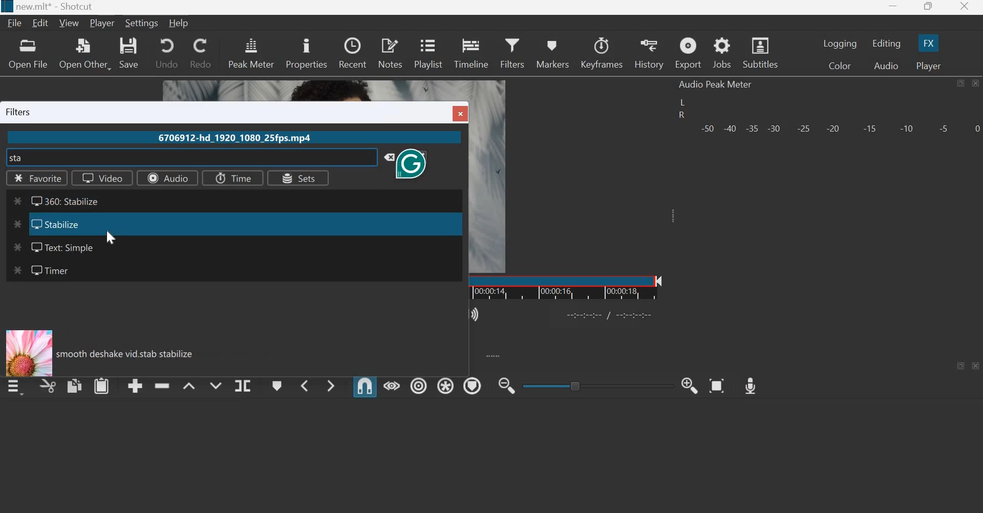  Describe the element at coordinates (237, 138) in the screenshot. I see `mp4 file` at that location.